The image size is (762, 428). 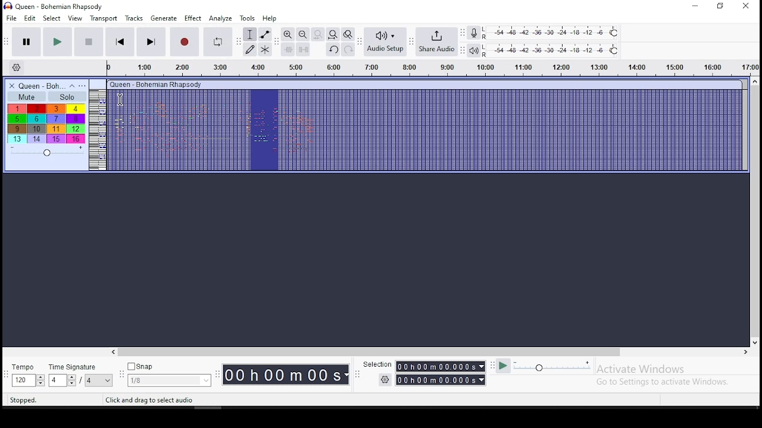 I want to click on view, so click(x=76, y=18).